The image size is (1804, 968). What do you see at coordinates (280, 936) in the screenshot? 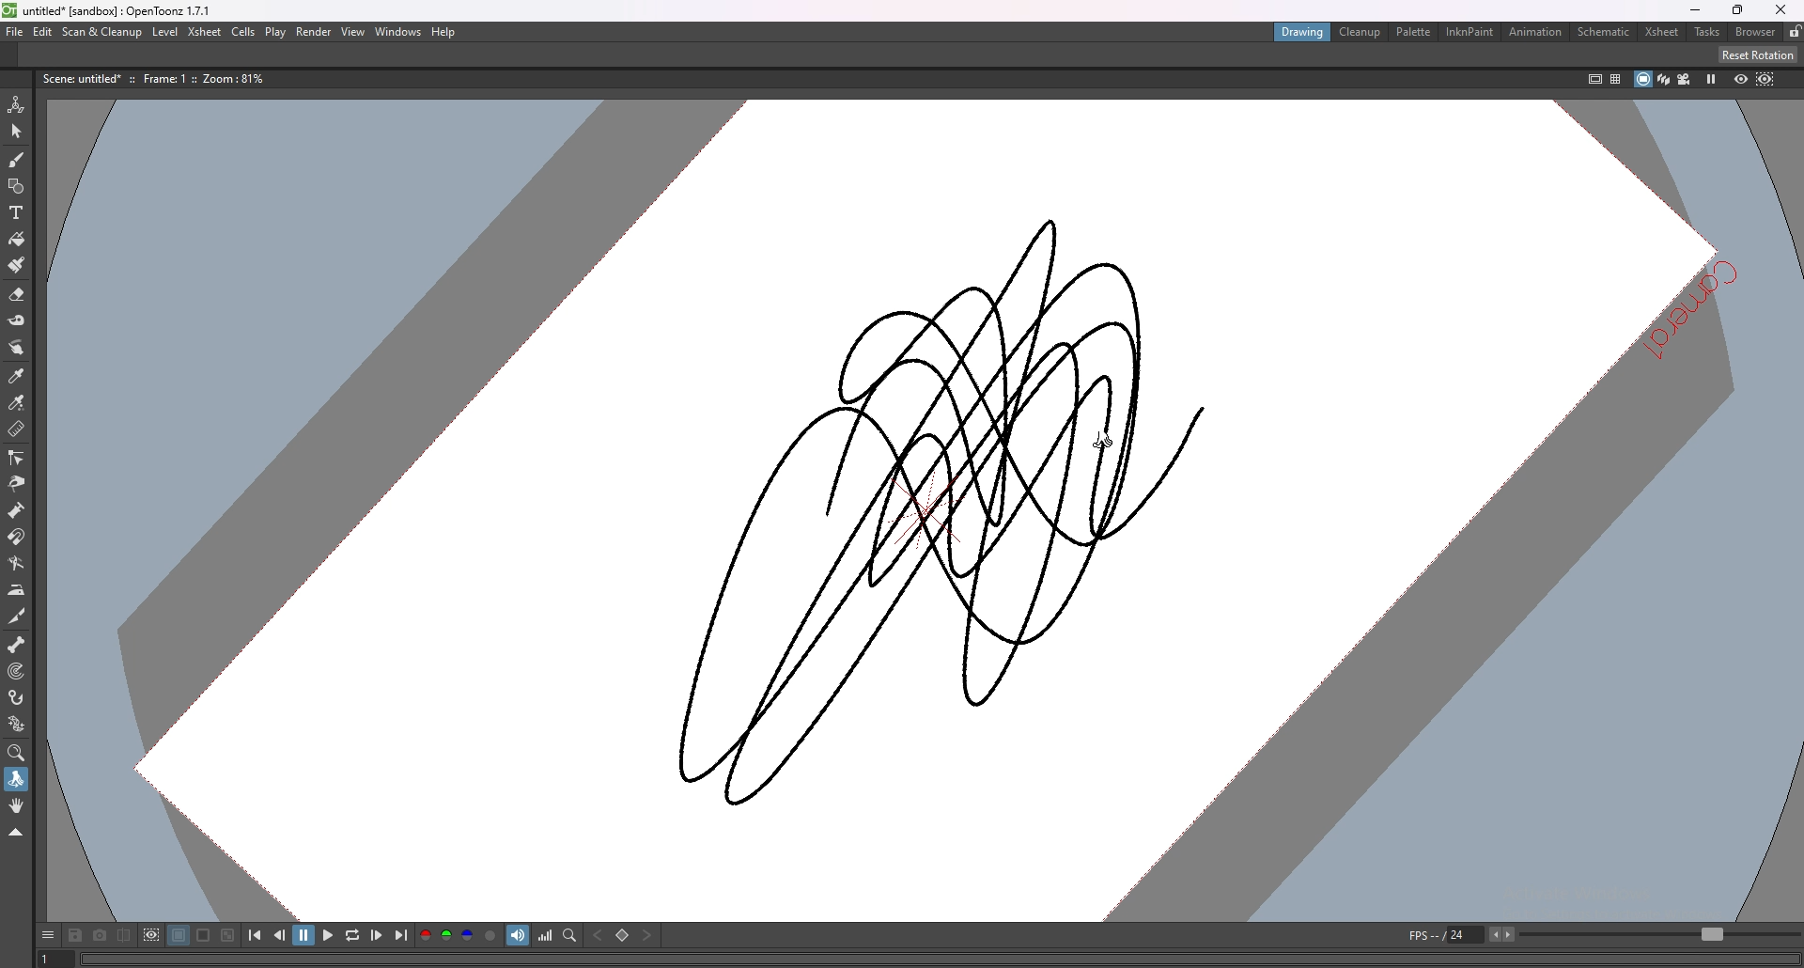
I see `previous frame` at bounding box center [280, 936].